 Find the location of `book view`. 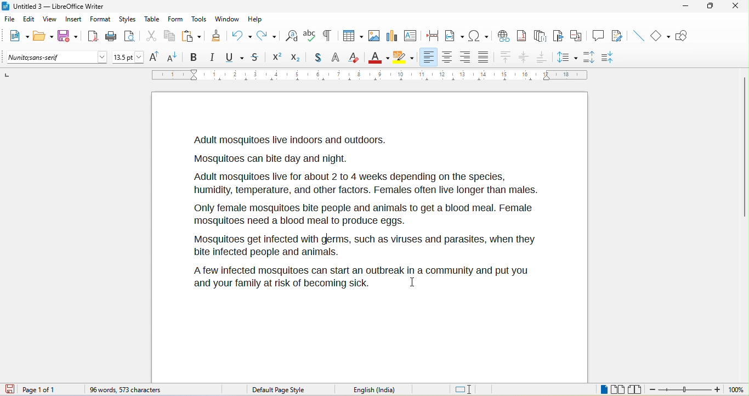

book view is located at coordinates (634, 389).